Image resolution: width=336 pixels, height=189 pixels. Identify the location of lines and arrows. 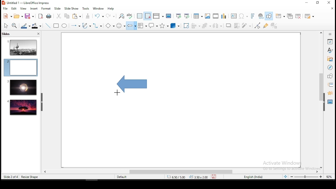
(75, 26).